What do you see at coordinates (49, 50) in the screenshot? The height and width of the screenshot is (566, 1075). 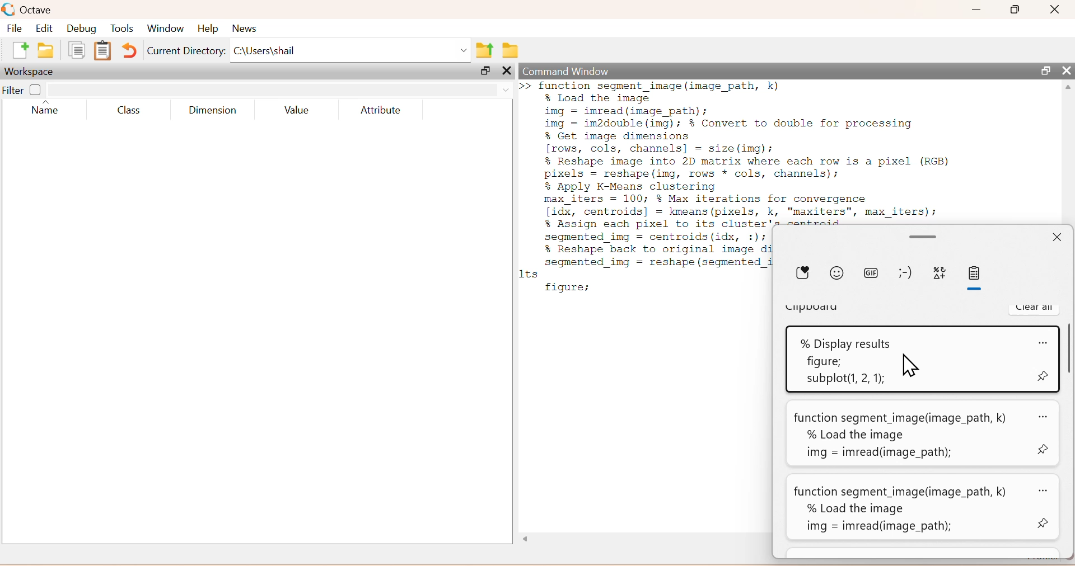 I see `open an existing file in directory` at bounding box center [49, 50].